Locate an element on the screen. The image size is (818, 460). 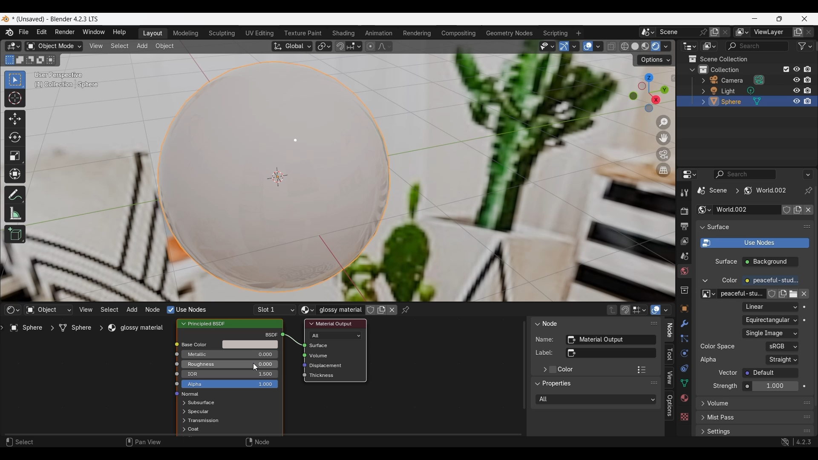
Add color to material output panel is located at coordinates (553, 370).